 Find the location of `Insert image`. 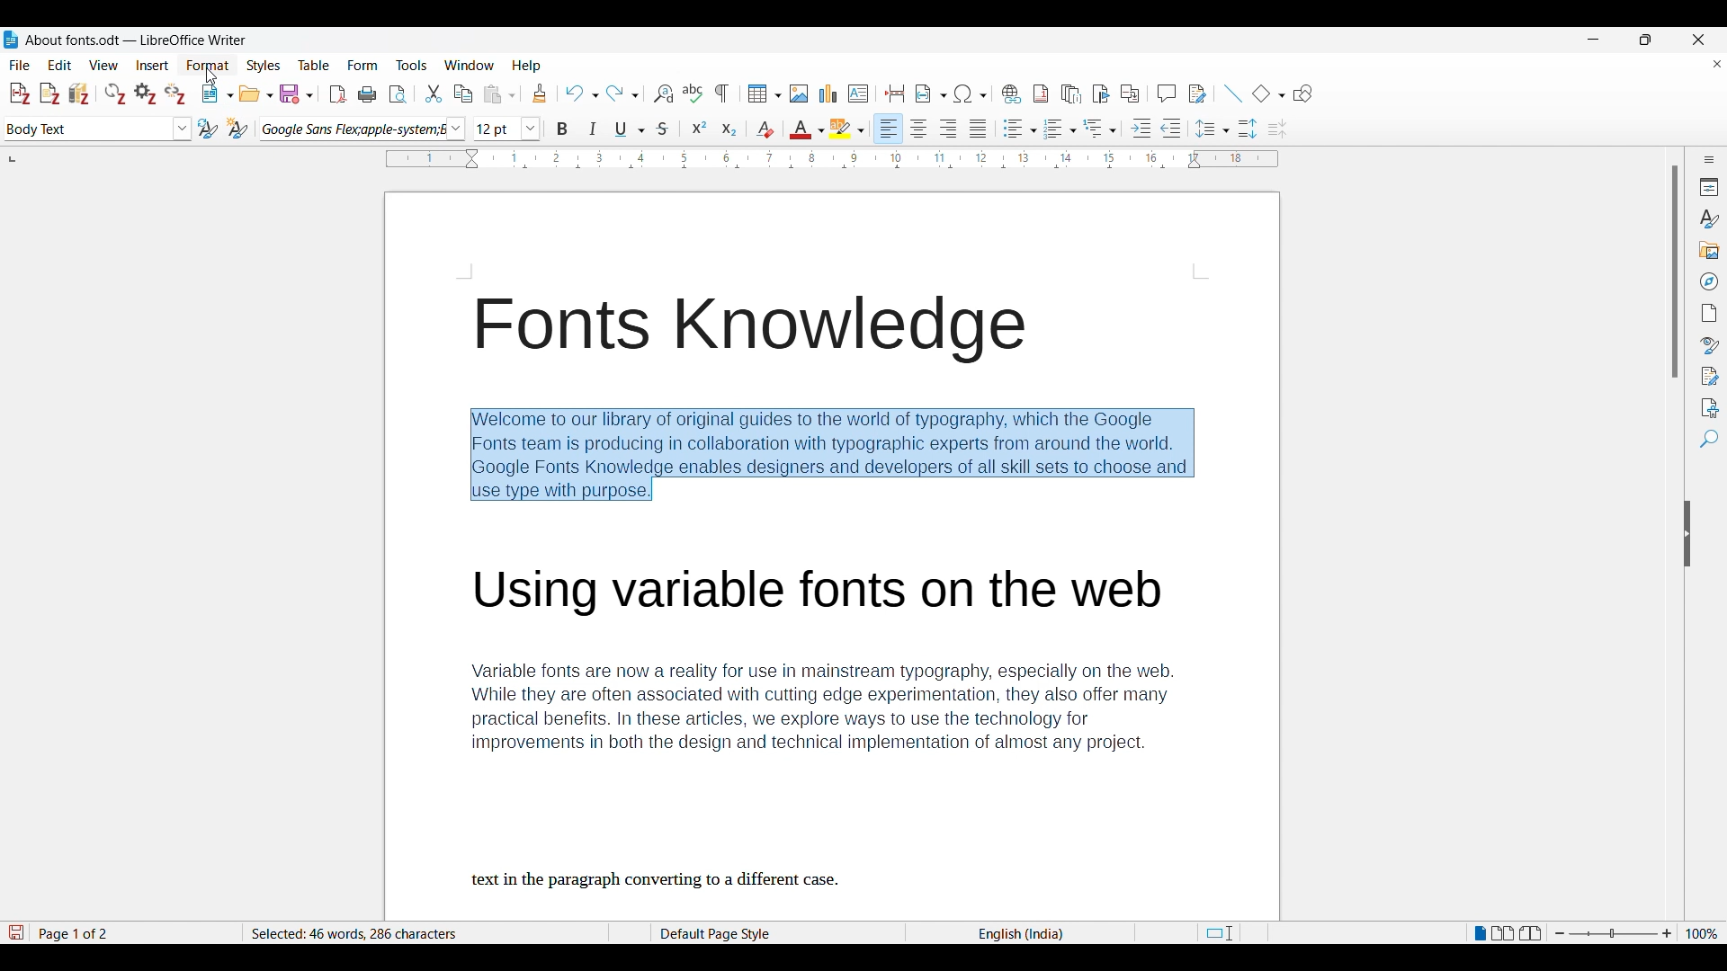

Insert image is located at coordinates (800, 94).